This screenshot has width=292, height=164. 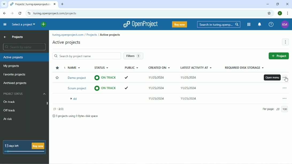 I want to click on New project, so click(x=278, y=56).